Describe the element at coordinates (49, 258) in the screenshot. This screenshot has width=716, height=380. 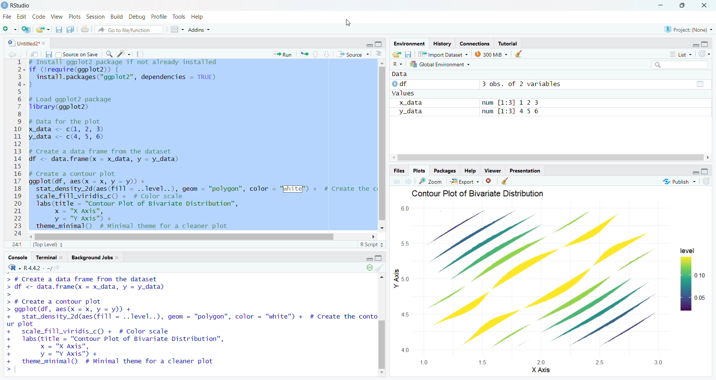
I see `terminal` at that location.